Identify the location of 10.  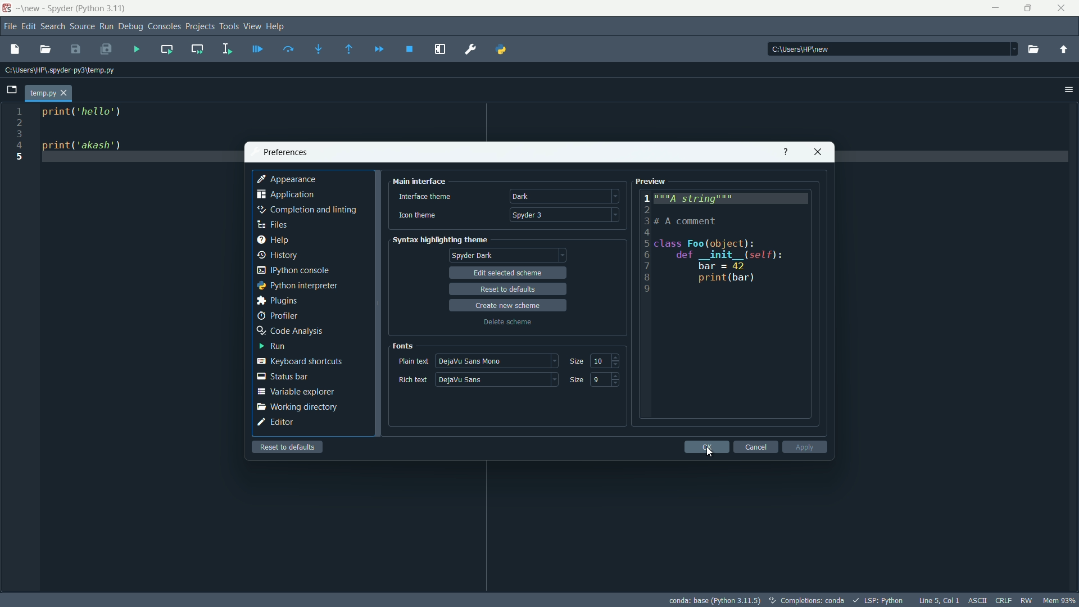
(599, 360).